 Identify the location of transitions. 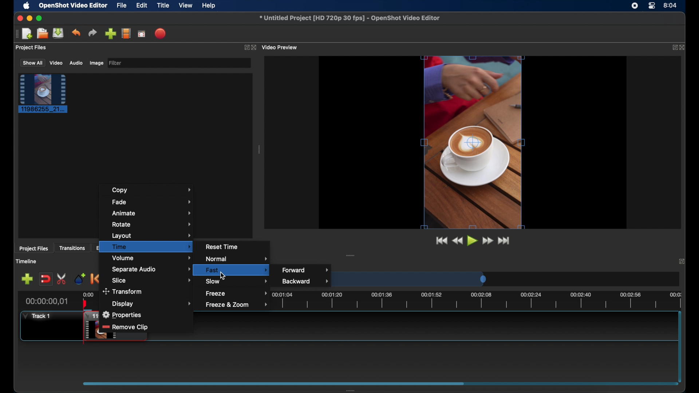
(72, 249).